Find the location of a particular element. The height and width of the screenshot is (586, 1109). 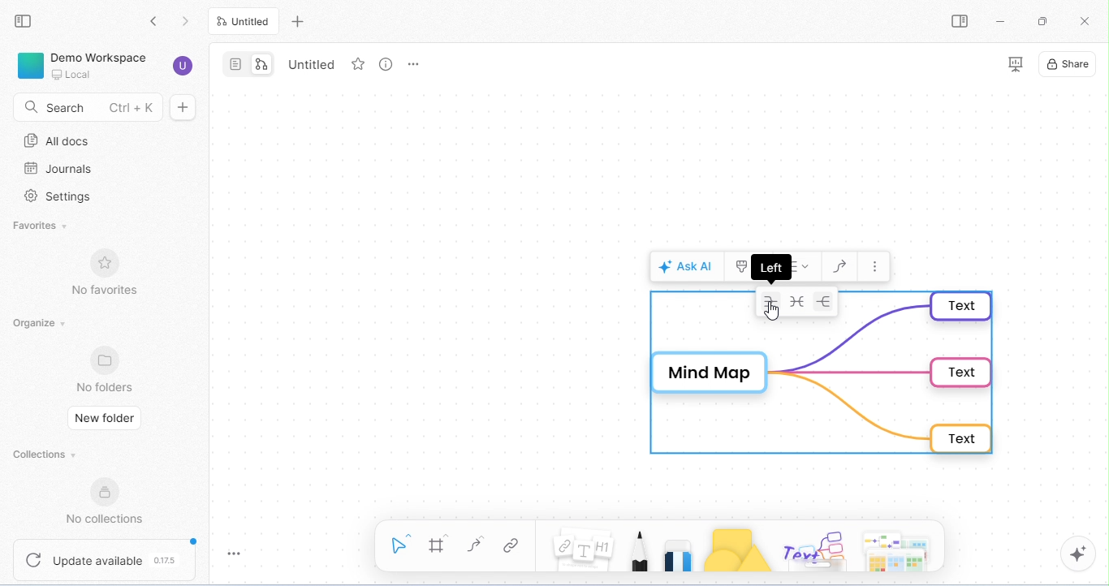

untitled tab is located at coordinates (246, 21).